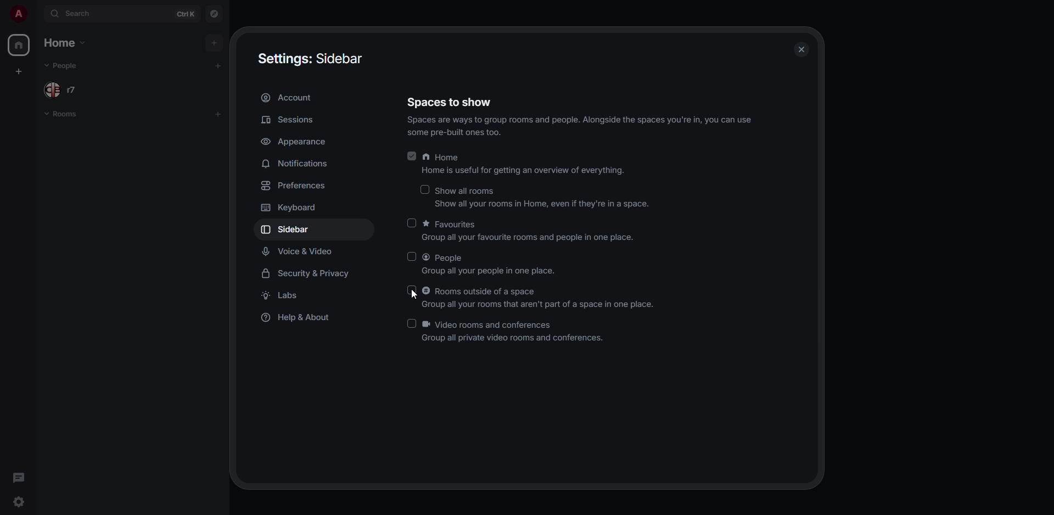 This screenshot has height=515, width=1054. Describe the element at coordinates (293, 142) in the screenshot. I see `appearance` at that location.